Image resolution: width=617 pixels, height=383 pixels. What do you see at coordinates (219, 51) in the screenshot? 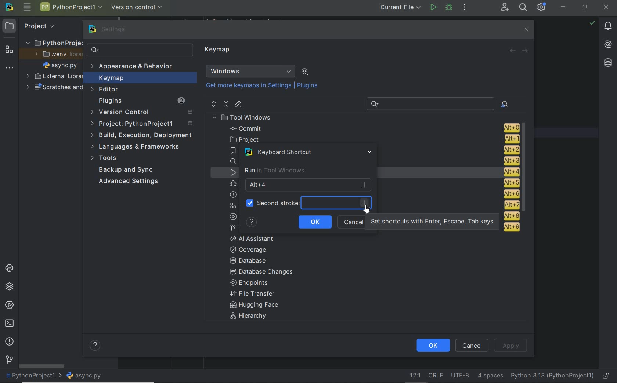
I see `Keymap` at bounding box center [219, 51].